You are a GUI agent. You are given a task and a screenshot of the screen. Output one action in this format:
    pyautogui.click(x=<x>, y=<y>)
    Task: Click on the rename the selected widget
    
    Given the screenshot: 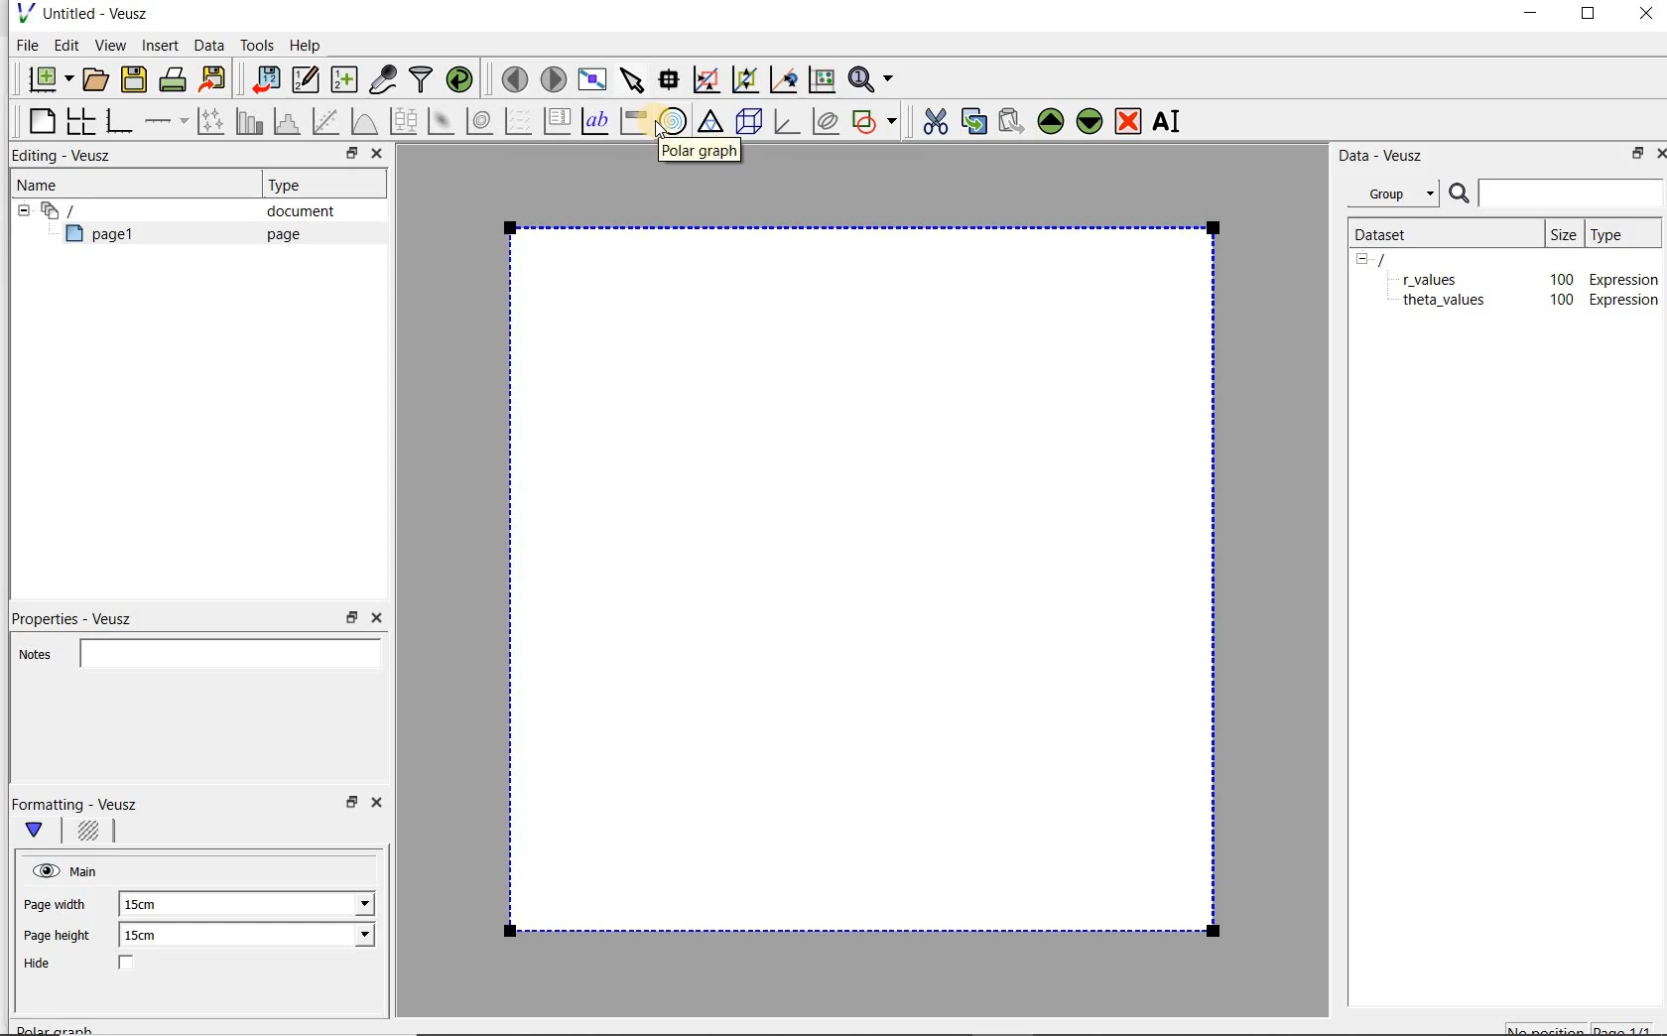 What is the action you would take?
    pyautogui.click(x=1171, y=121)
    